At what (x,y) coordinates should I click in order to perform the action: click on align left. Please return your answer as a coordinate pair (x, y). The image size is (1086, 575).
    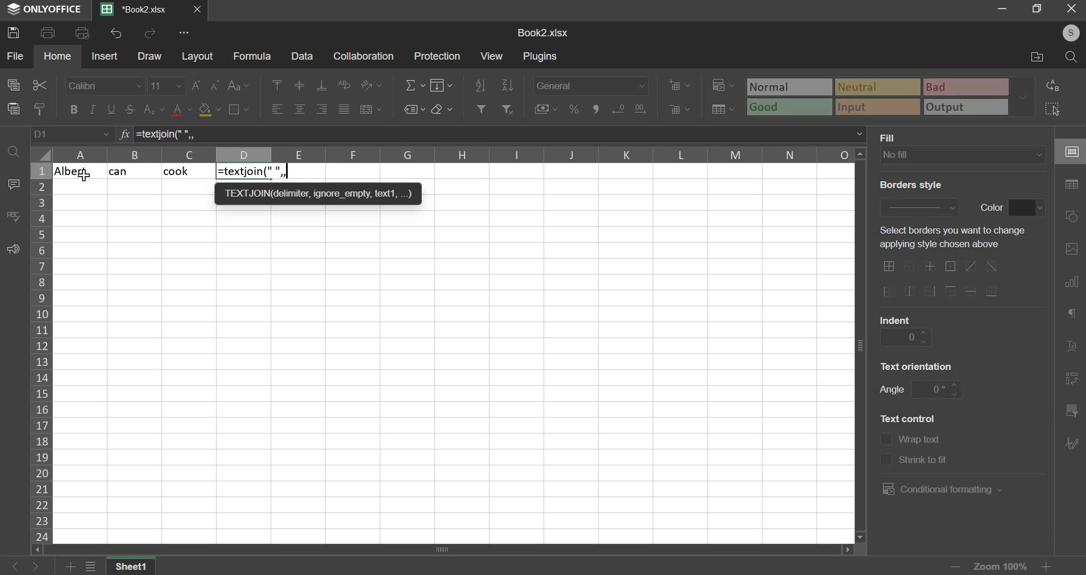
    Looking at the image, I should click on (277, 110).